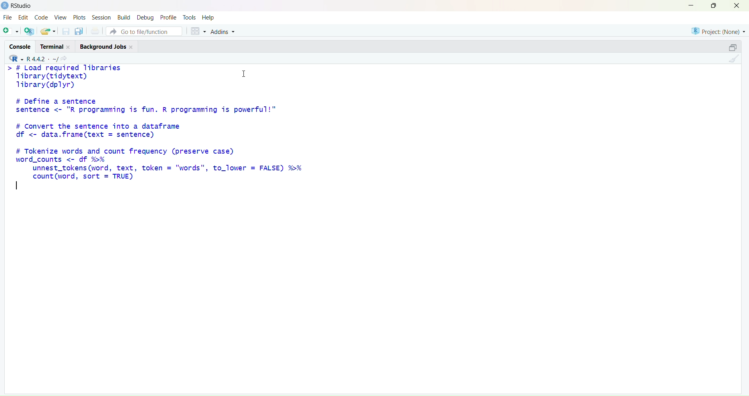 The width and height of the screenshot is (749, 396). Describe the element at coordinates (101, 18) in the screenshot. I see `session` at that location.